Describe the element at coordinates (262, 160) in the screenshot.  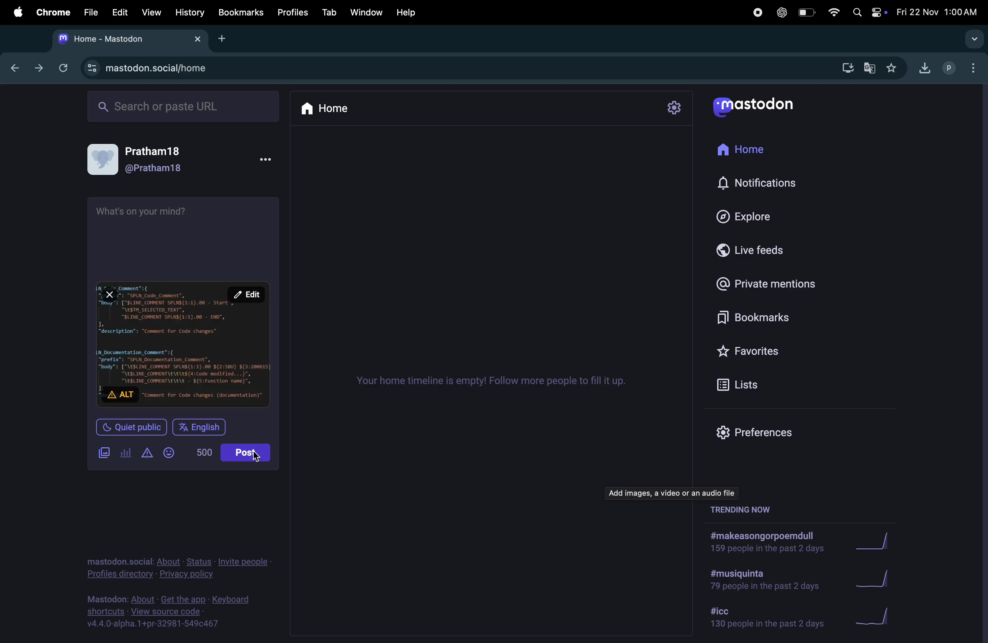
I see `more options` at that location.